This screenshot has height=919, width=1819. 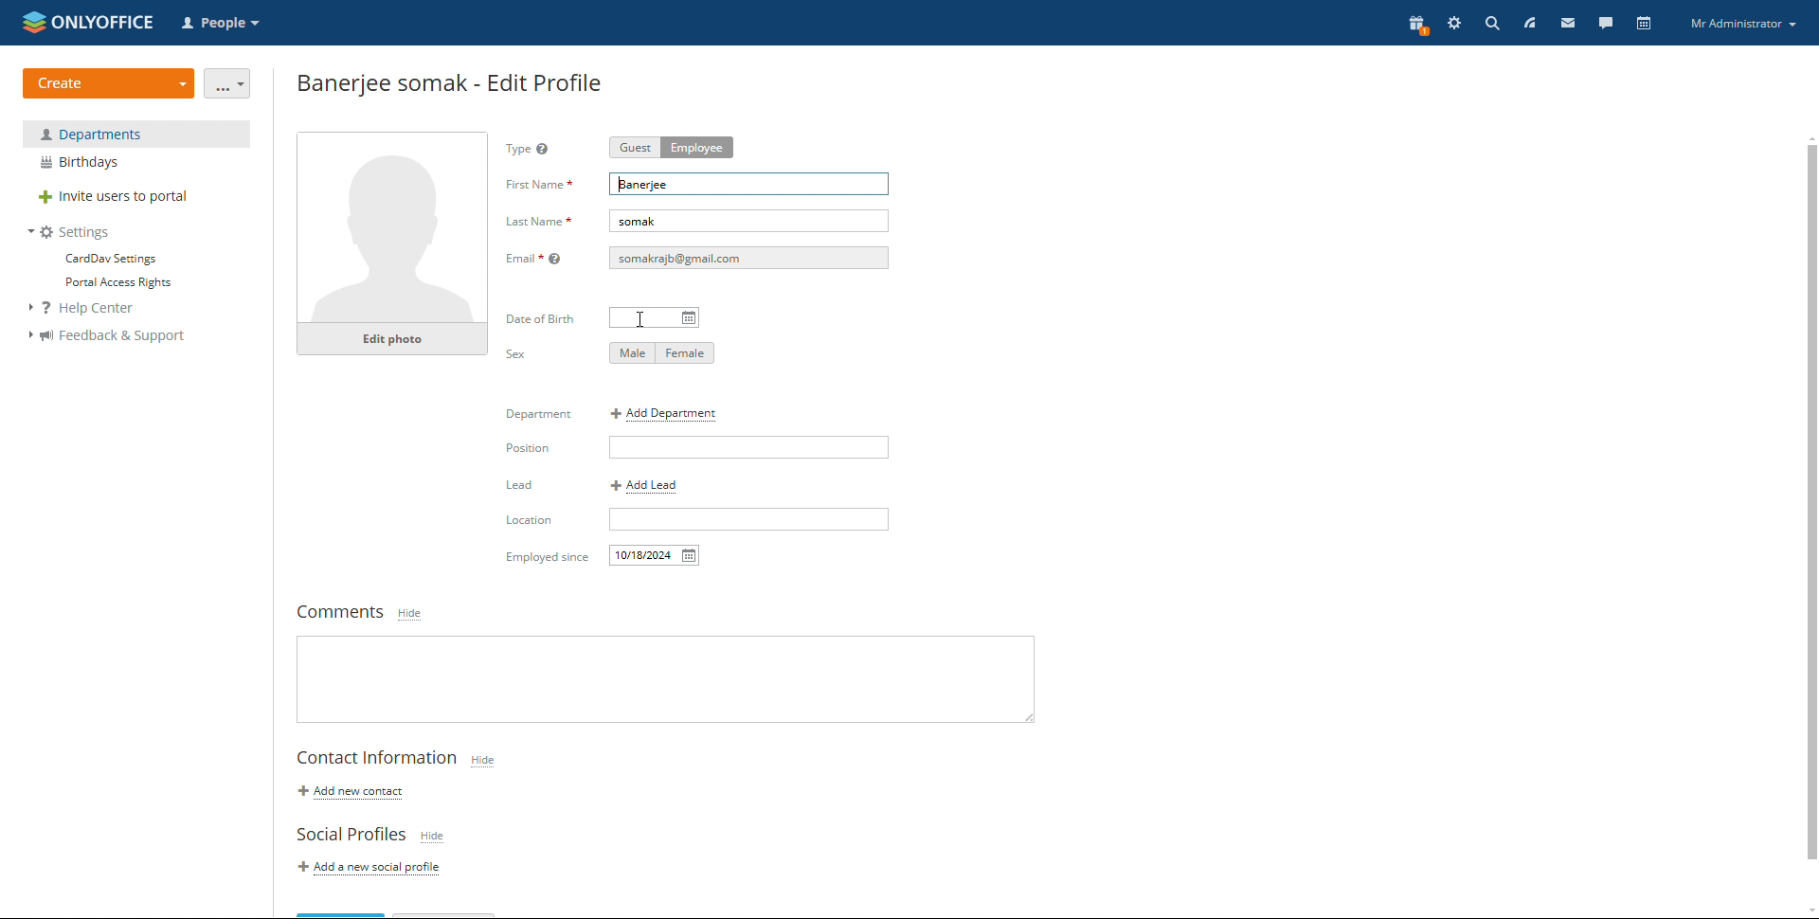 I want to click on talk, so click(x=1605, y=22).